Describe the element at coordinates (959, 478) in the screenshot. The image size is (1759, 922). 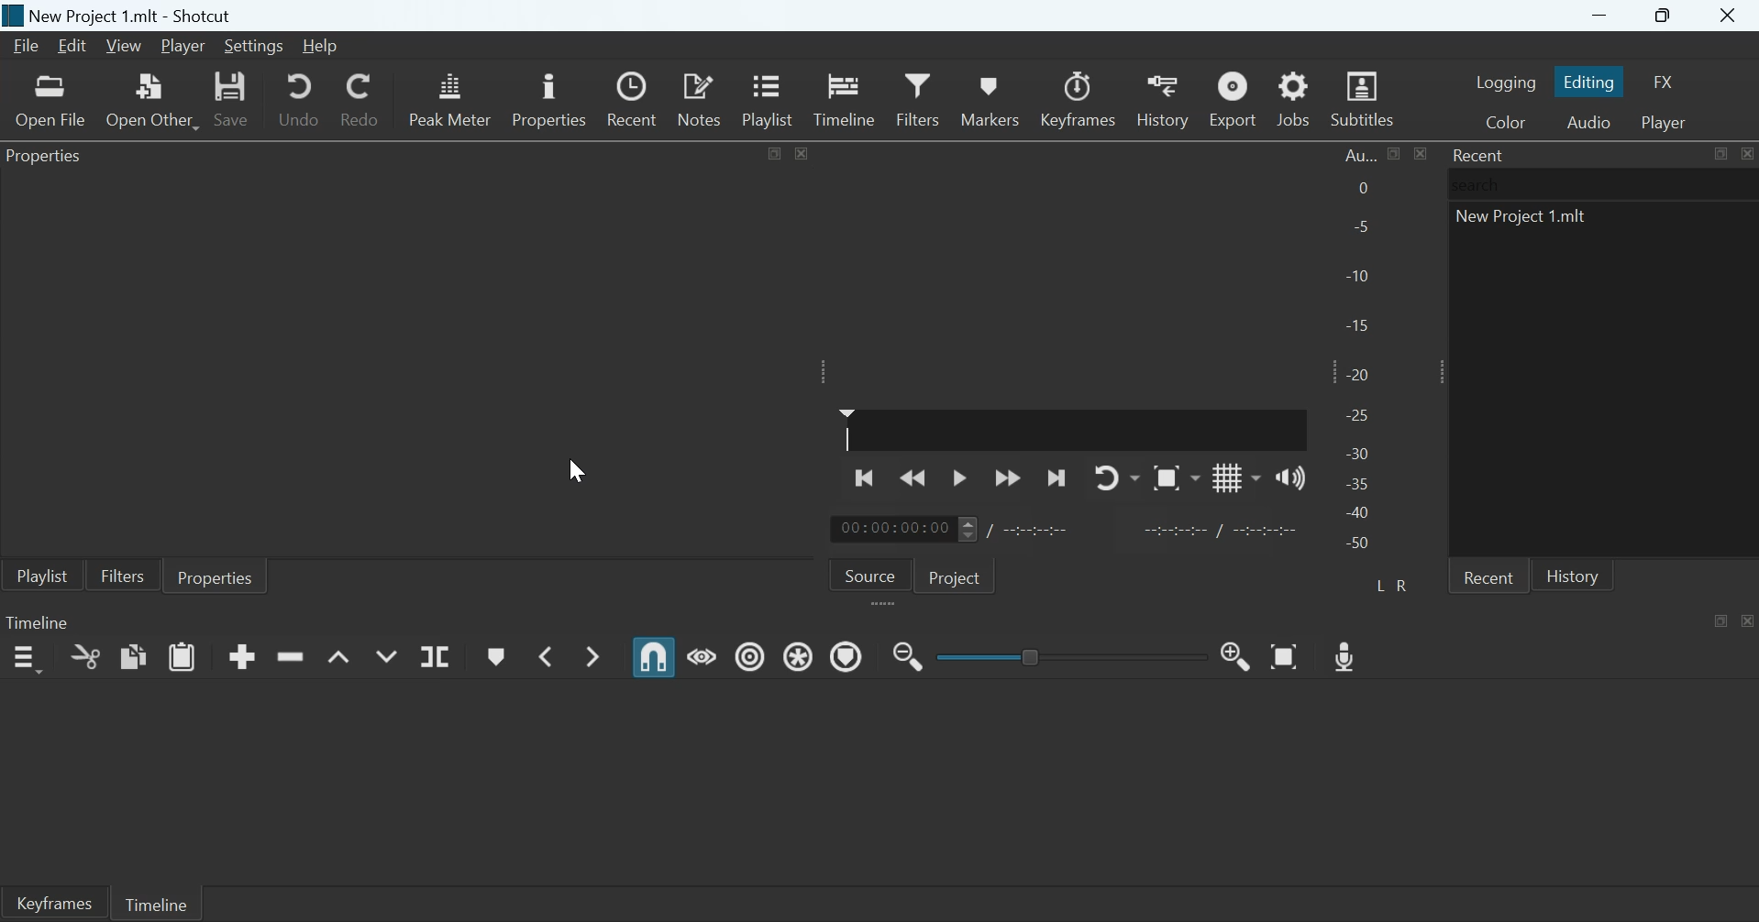
I see `Toggle play or pause` at that location.